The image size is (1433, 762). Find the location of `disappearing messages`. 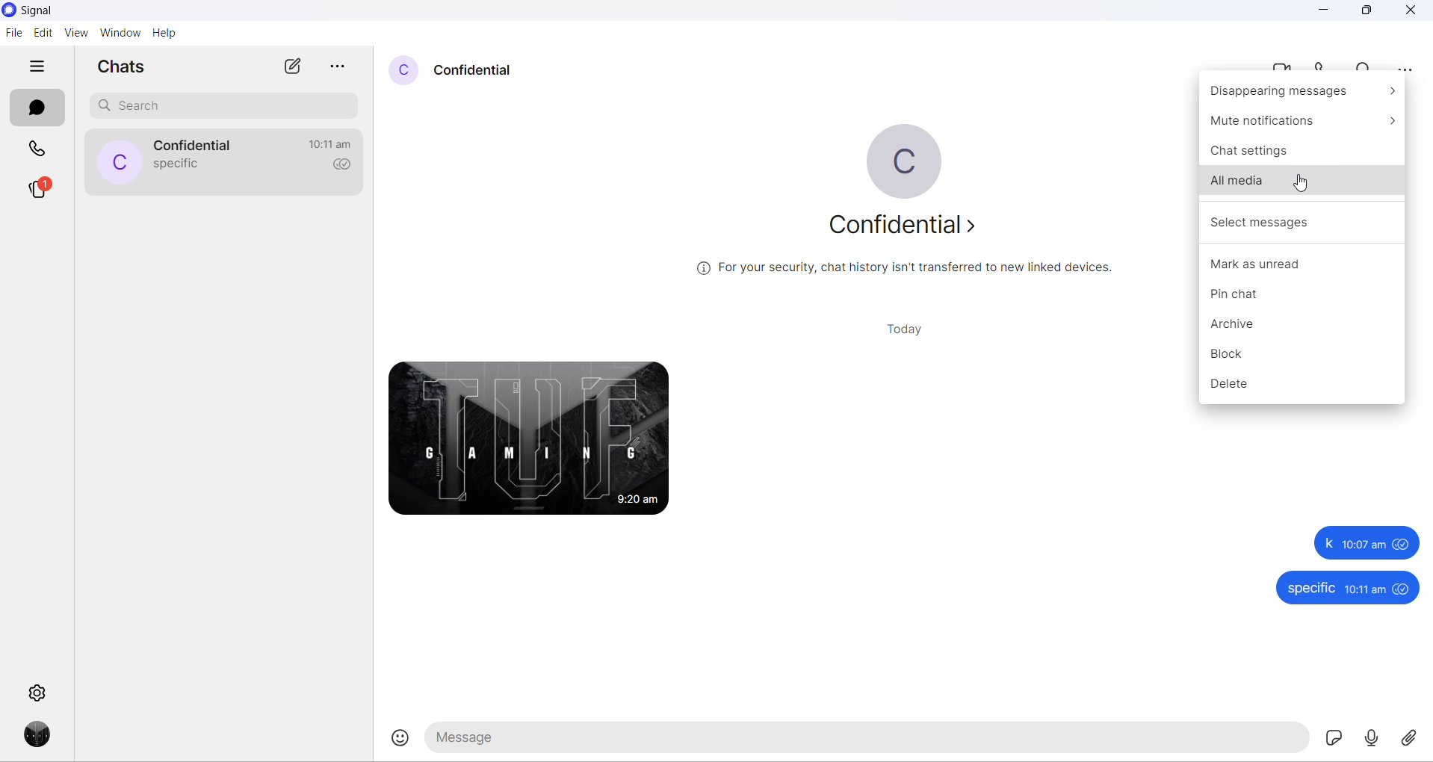

disappearing messages is located at coordinates (1301, 93).